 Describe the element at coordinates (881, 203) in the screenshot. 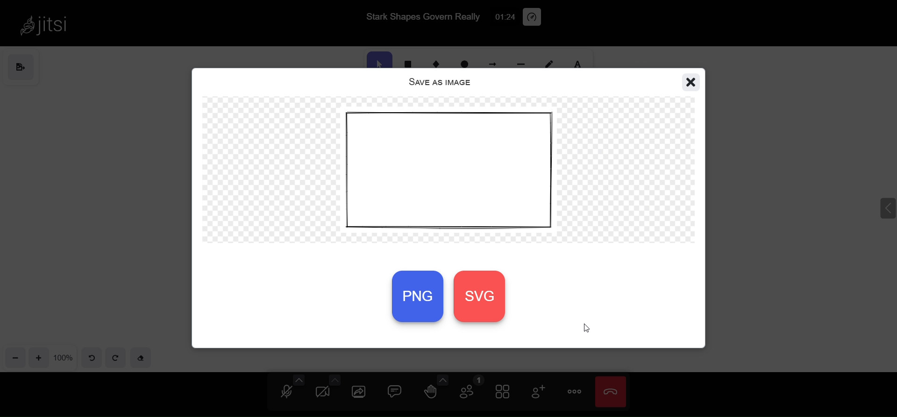

I see `expand` at that location.